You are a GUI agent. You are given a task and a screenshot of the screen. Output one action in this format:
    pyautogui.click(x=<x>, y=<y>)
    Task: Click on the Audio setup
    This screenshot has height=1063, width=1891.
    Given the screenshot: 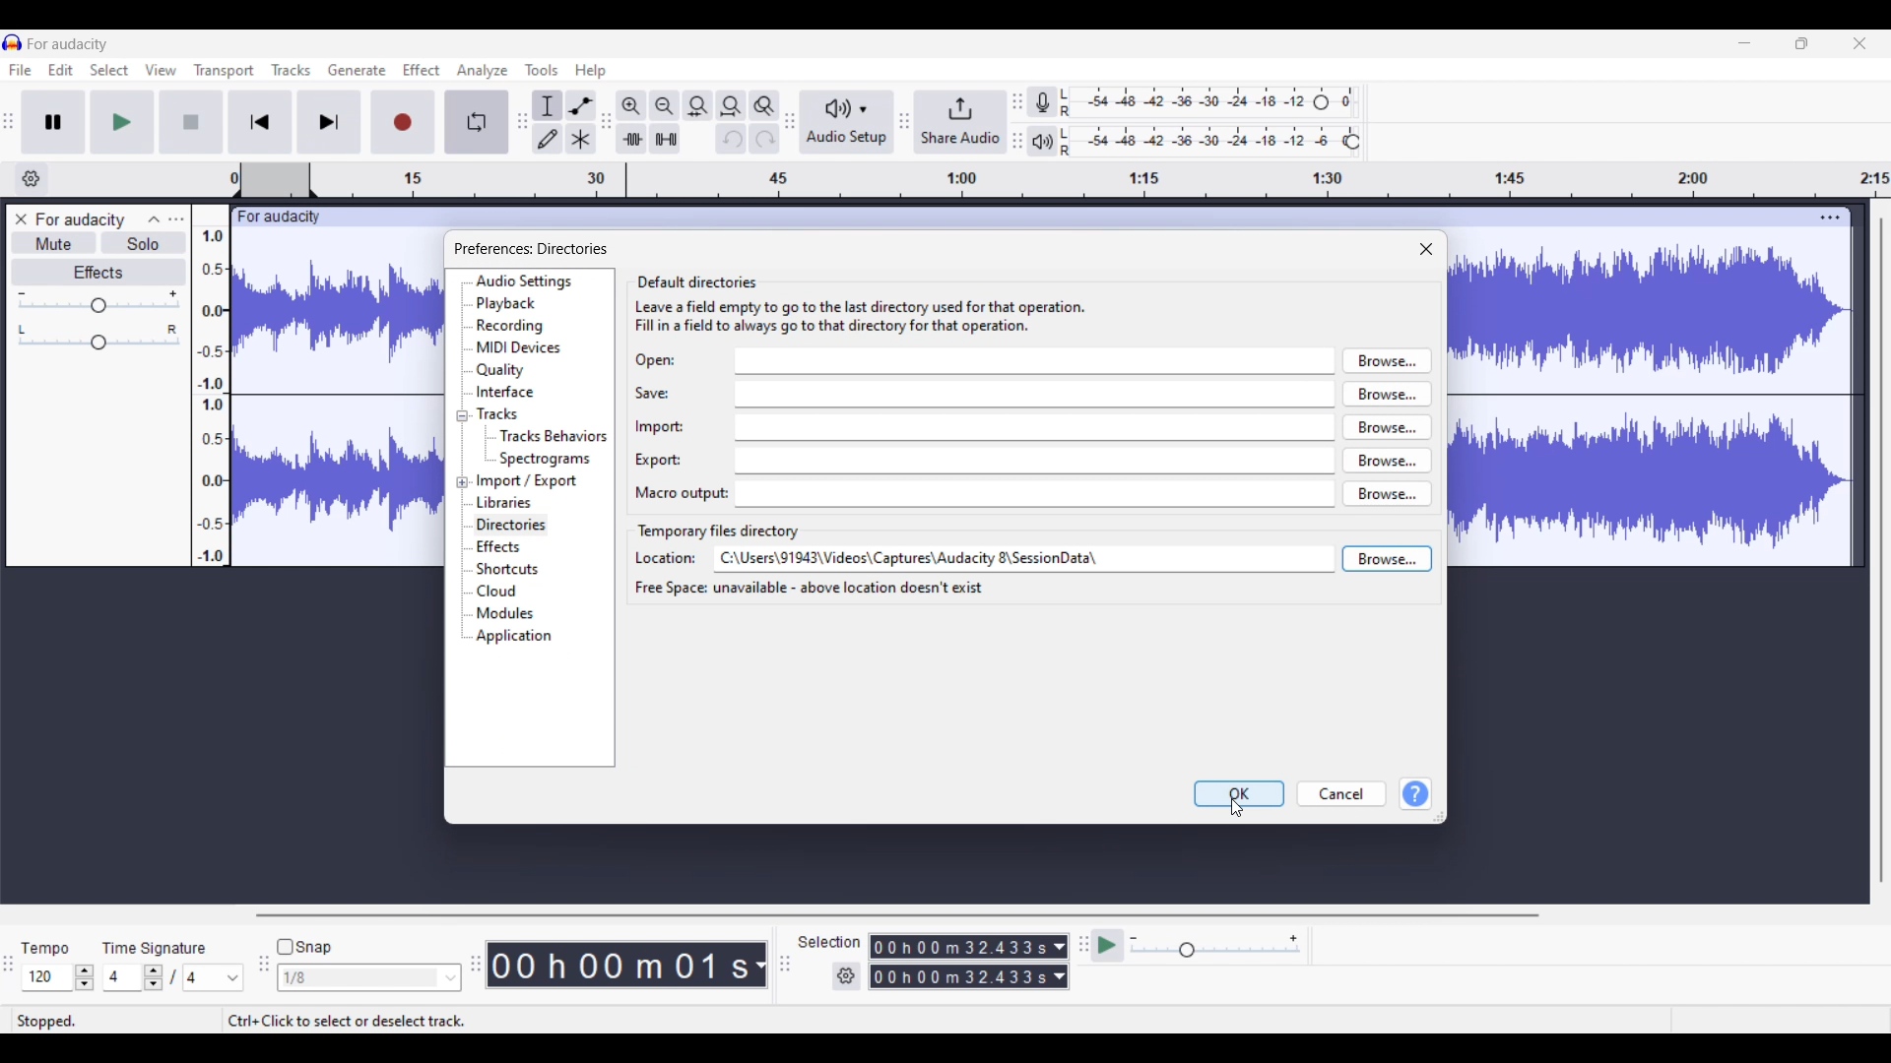 What is the action you would take?
    pyautogui.click(x=847, y=121)
    